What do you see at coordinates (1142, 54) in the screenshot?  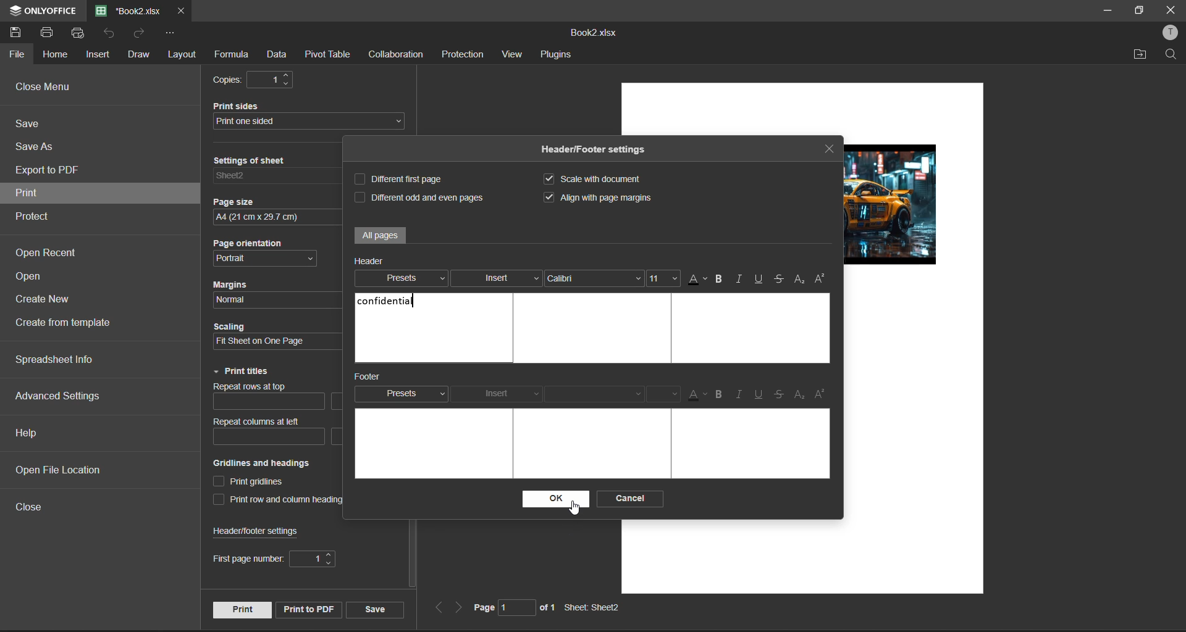 I see `open location` at bounding box center [1142, 54].